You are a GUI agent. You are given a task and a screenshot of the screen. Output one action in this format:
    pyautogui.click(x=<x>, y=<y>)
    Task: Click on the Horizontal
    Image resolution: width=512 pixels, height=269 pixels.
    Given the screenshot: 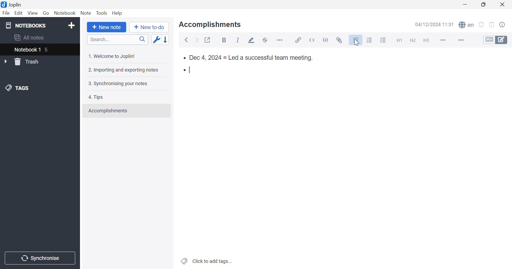 What is the action you would take?
    pyautogui.click(x=281, y=40)
    